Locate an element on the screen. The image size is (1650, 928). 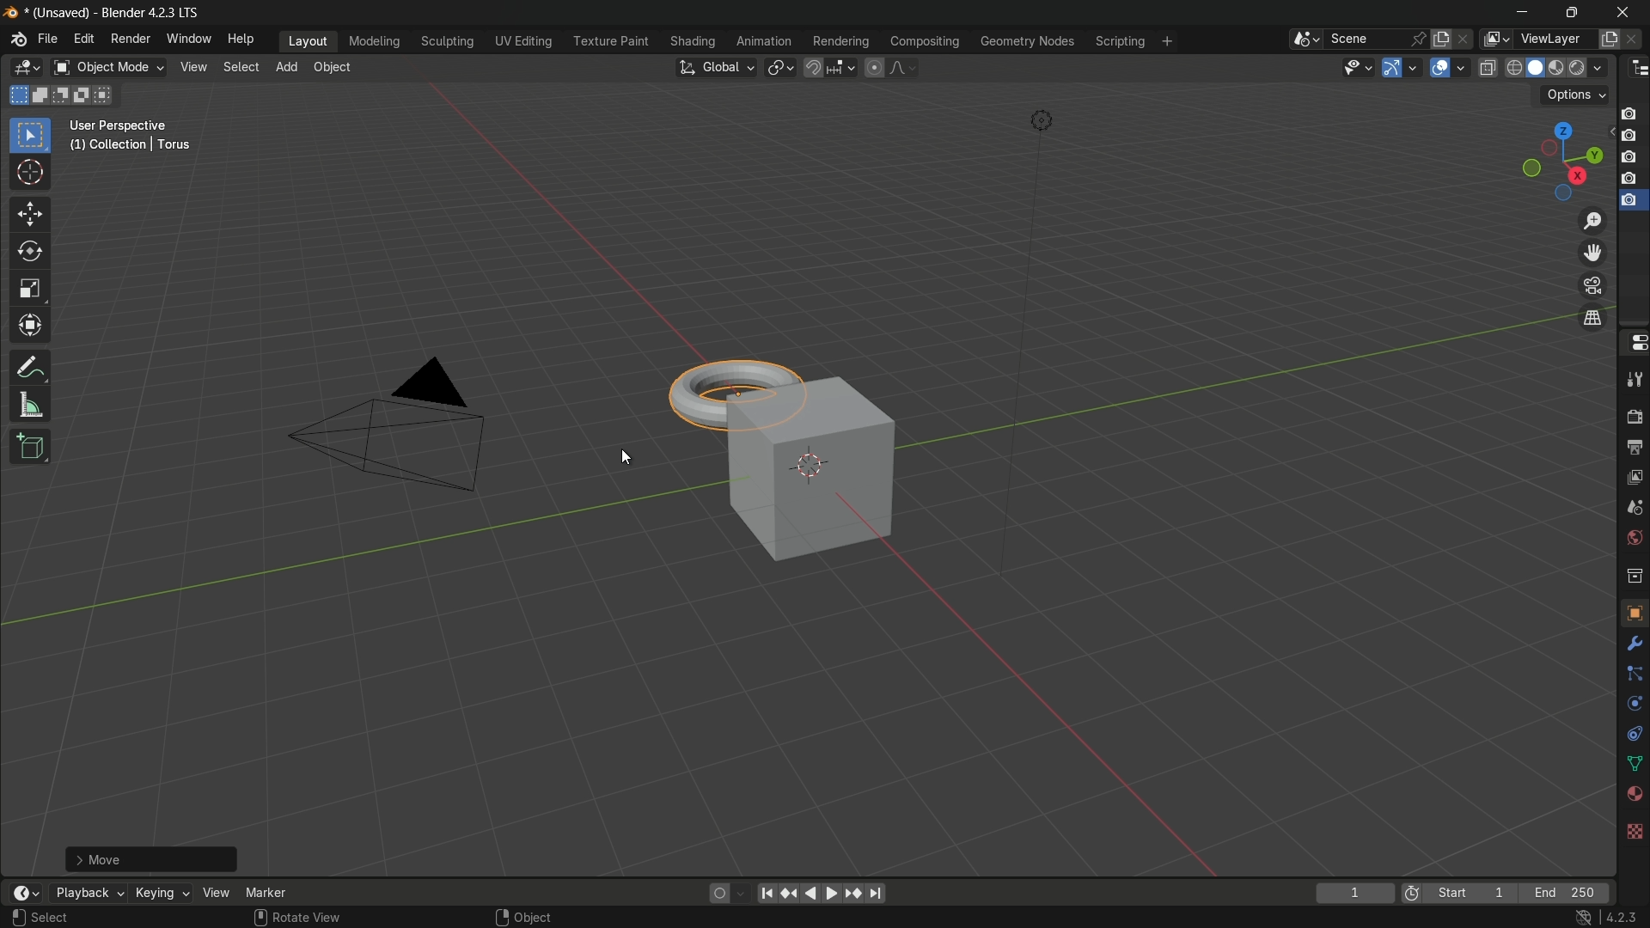
jump to keyframe is located at coordinates (788, 894).